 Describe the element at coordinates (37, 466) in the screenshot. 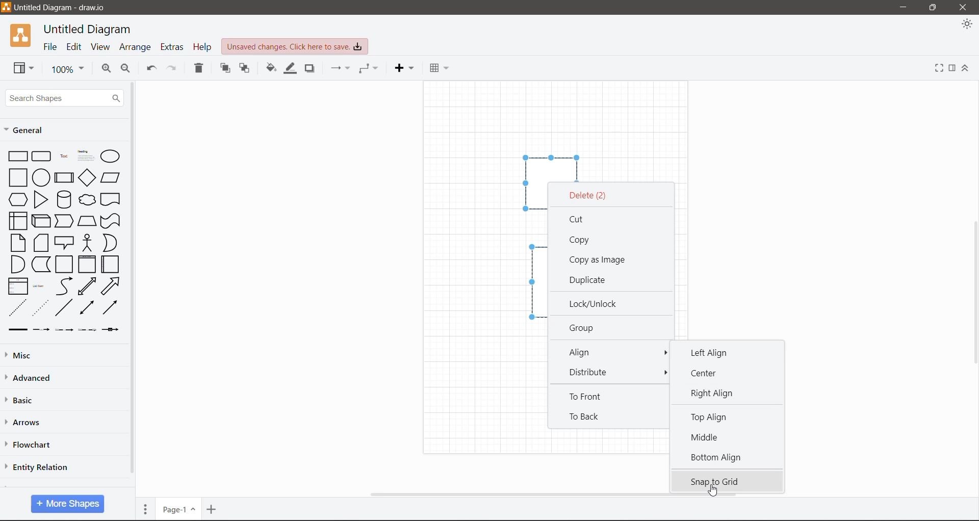

I see `Entity Relation` at that location.